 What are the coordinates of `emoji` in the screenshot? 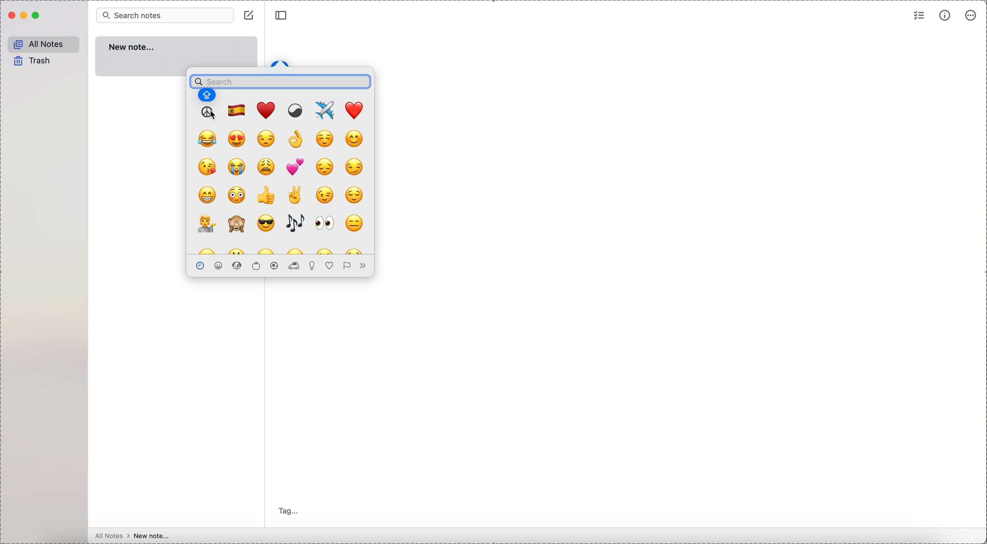 It's located at (354, 168).